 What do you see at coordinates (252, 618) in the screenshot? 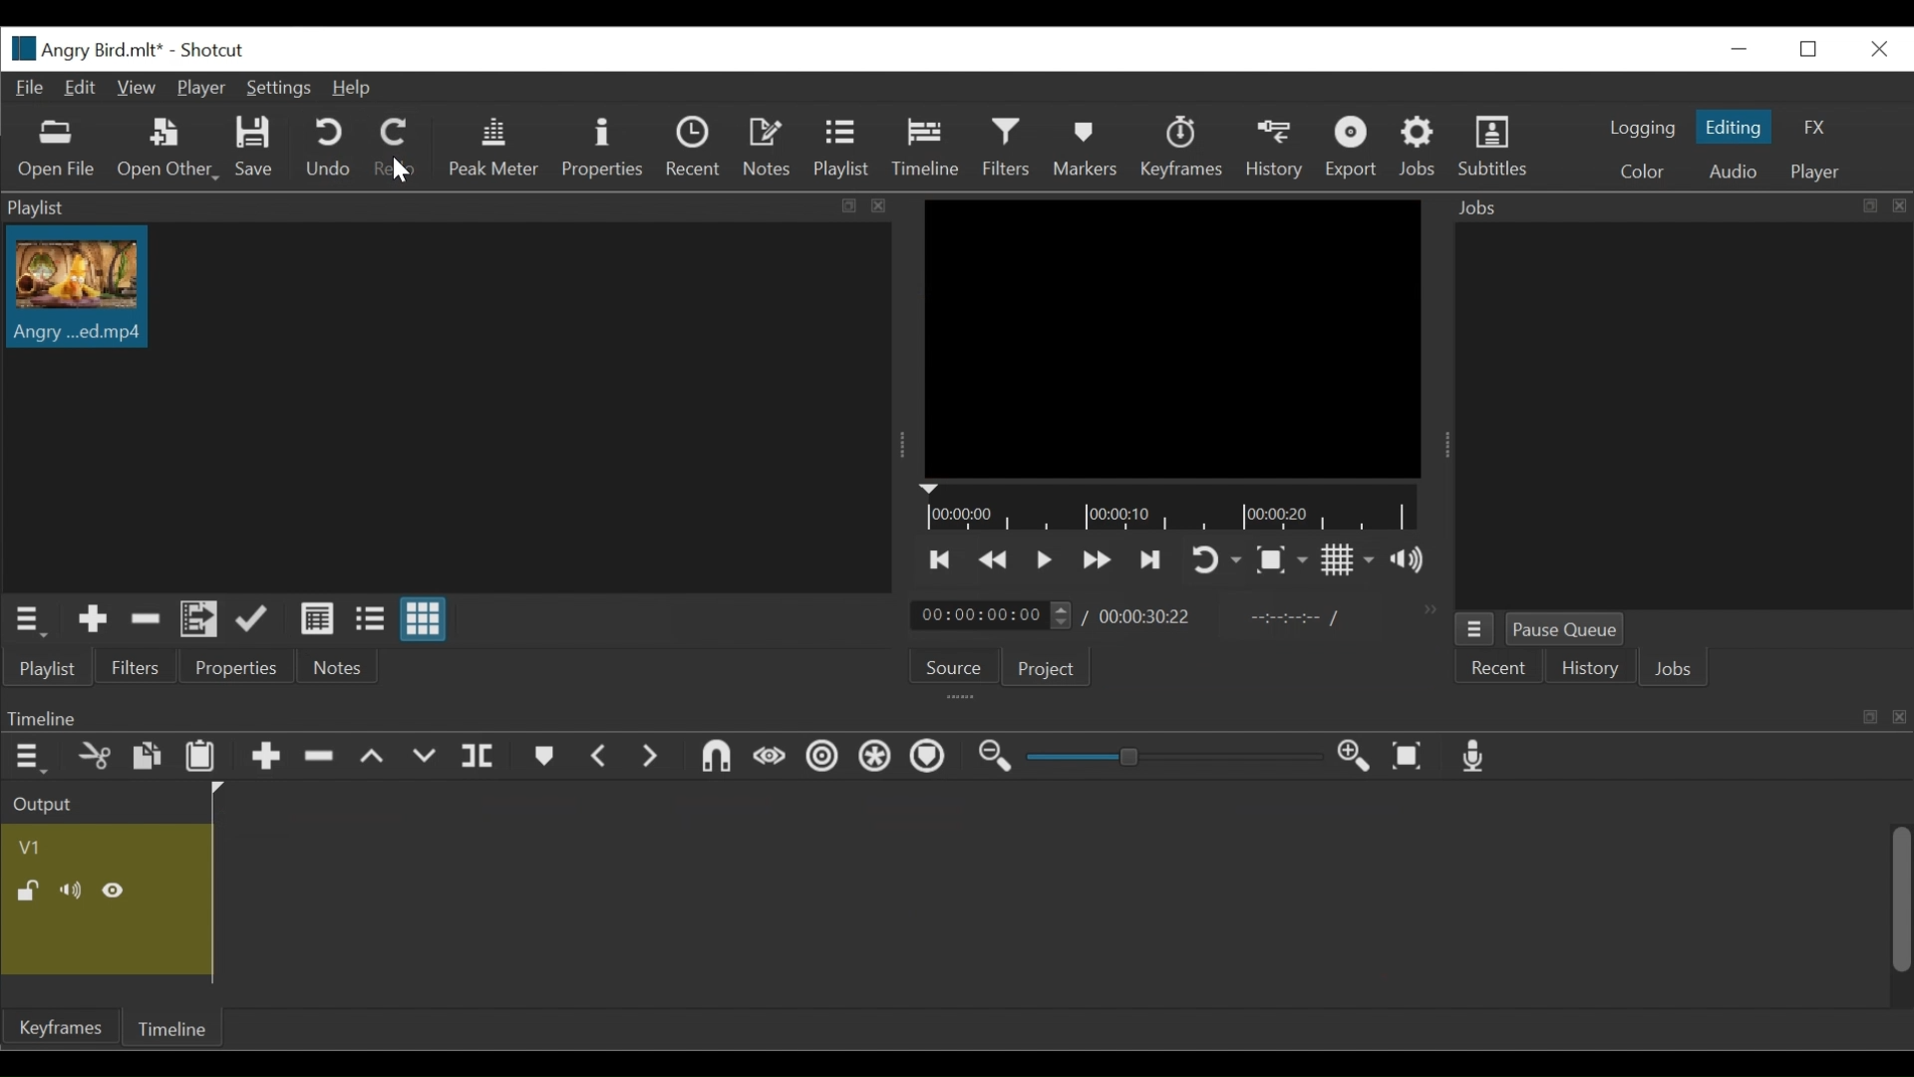
I see `Update` at bounding box center [252, 618].